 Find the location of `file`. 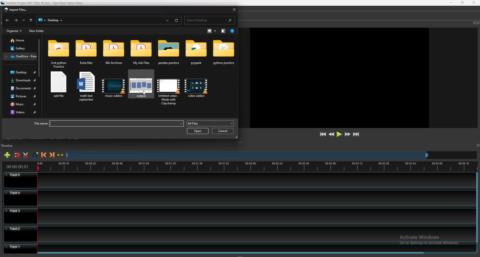

file is located at coordinates (113, 87).